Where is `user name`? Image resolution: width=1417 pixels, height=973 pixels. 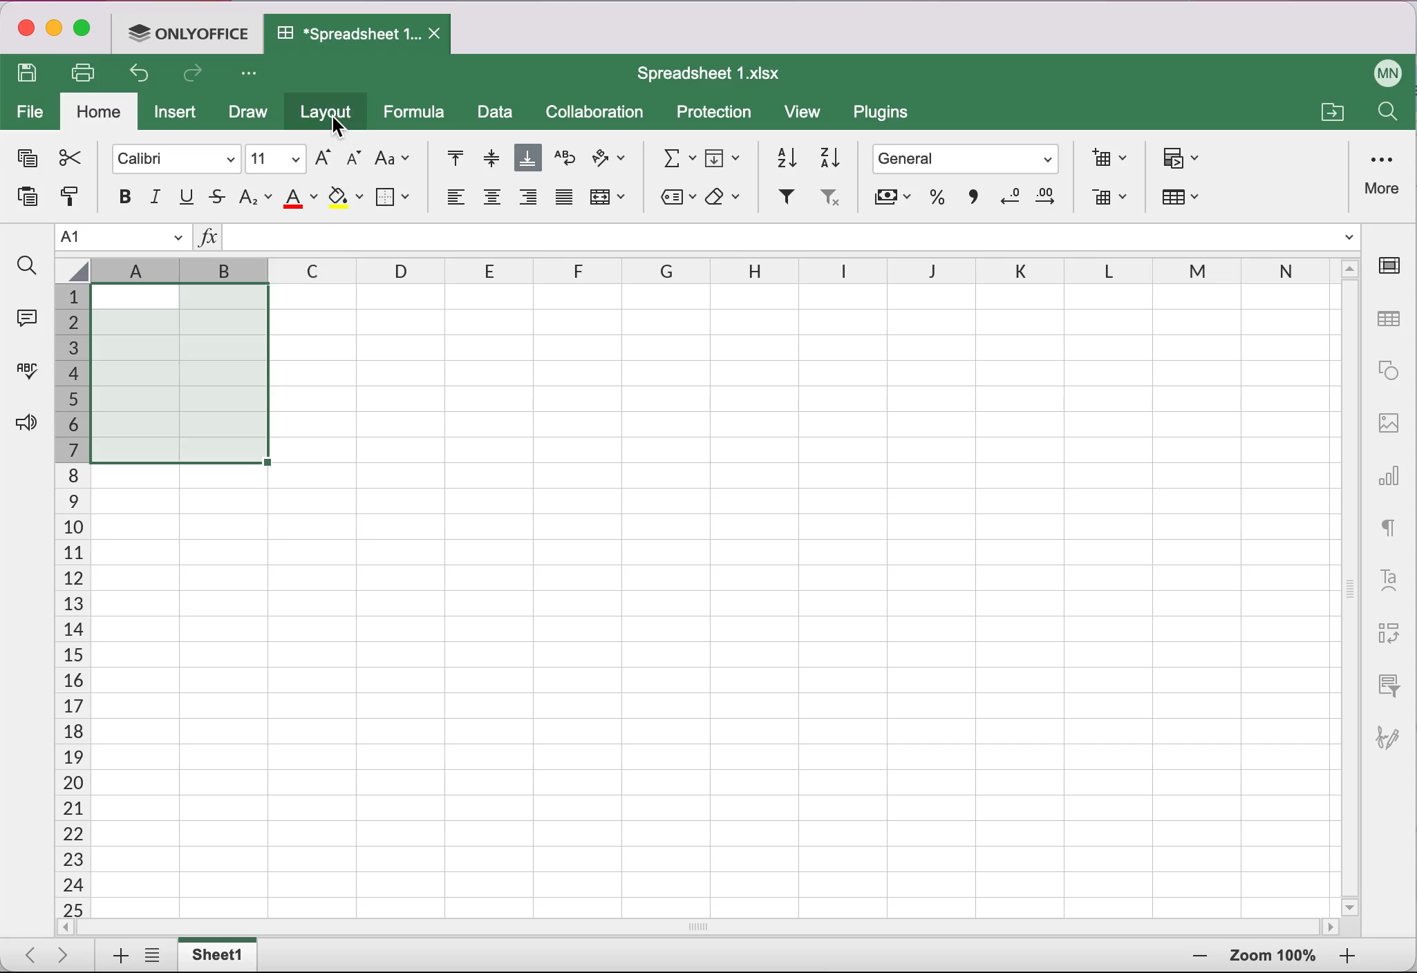 user name is located at coordinates (1389, 70).